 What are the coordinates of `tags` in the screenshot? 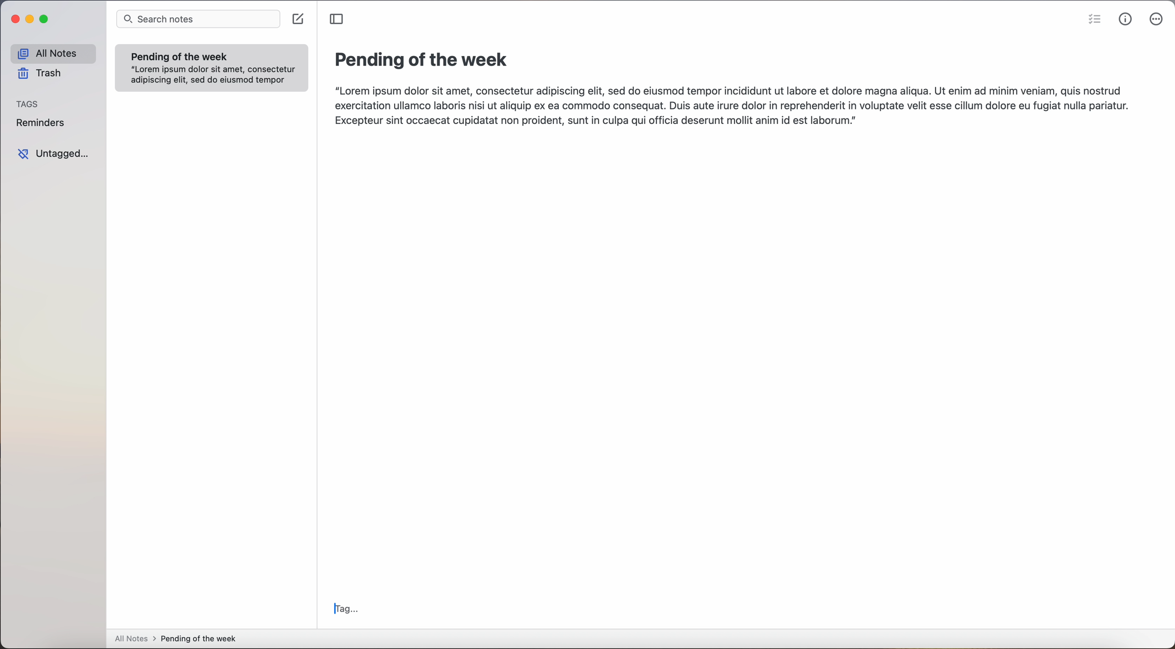 It's located at (29, 104).